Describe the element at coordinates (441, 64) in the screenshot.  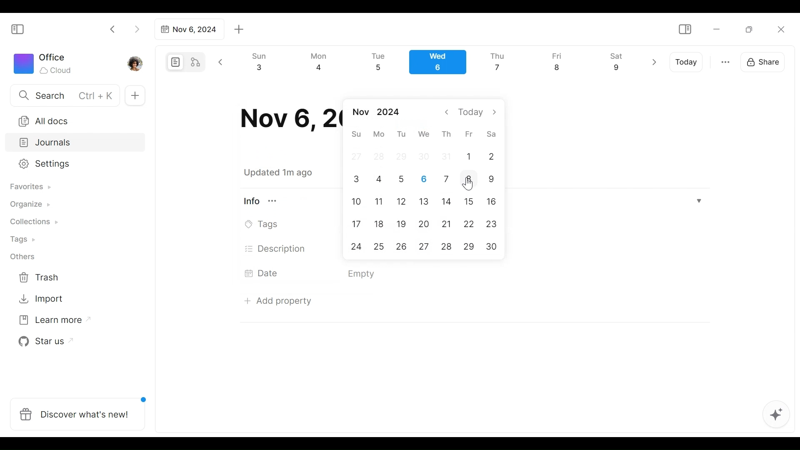
I see `Calendar` at that location.